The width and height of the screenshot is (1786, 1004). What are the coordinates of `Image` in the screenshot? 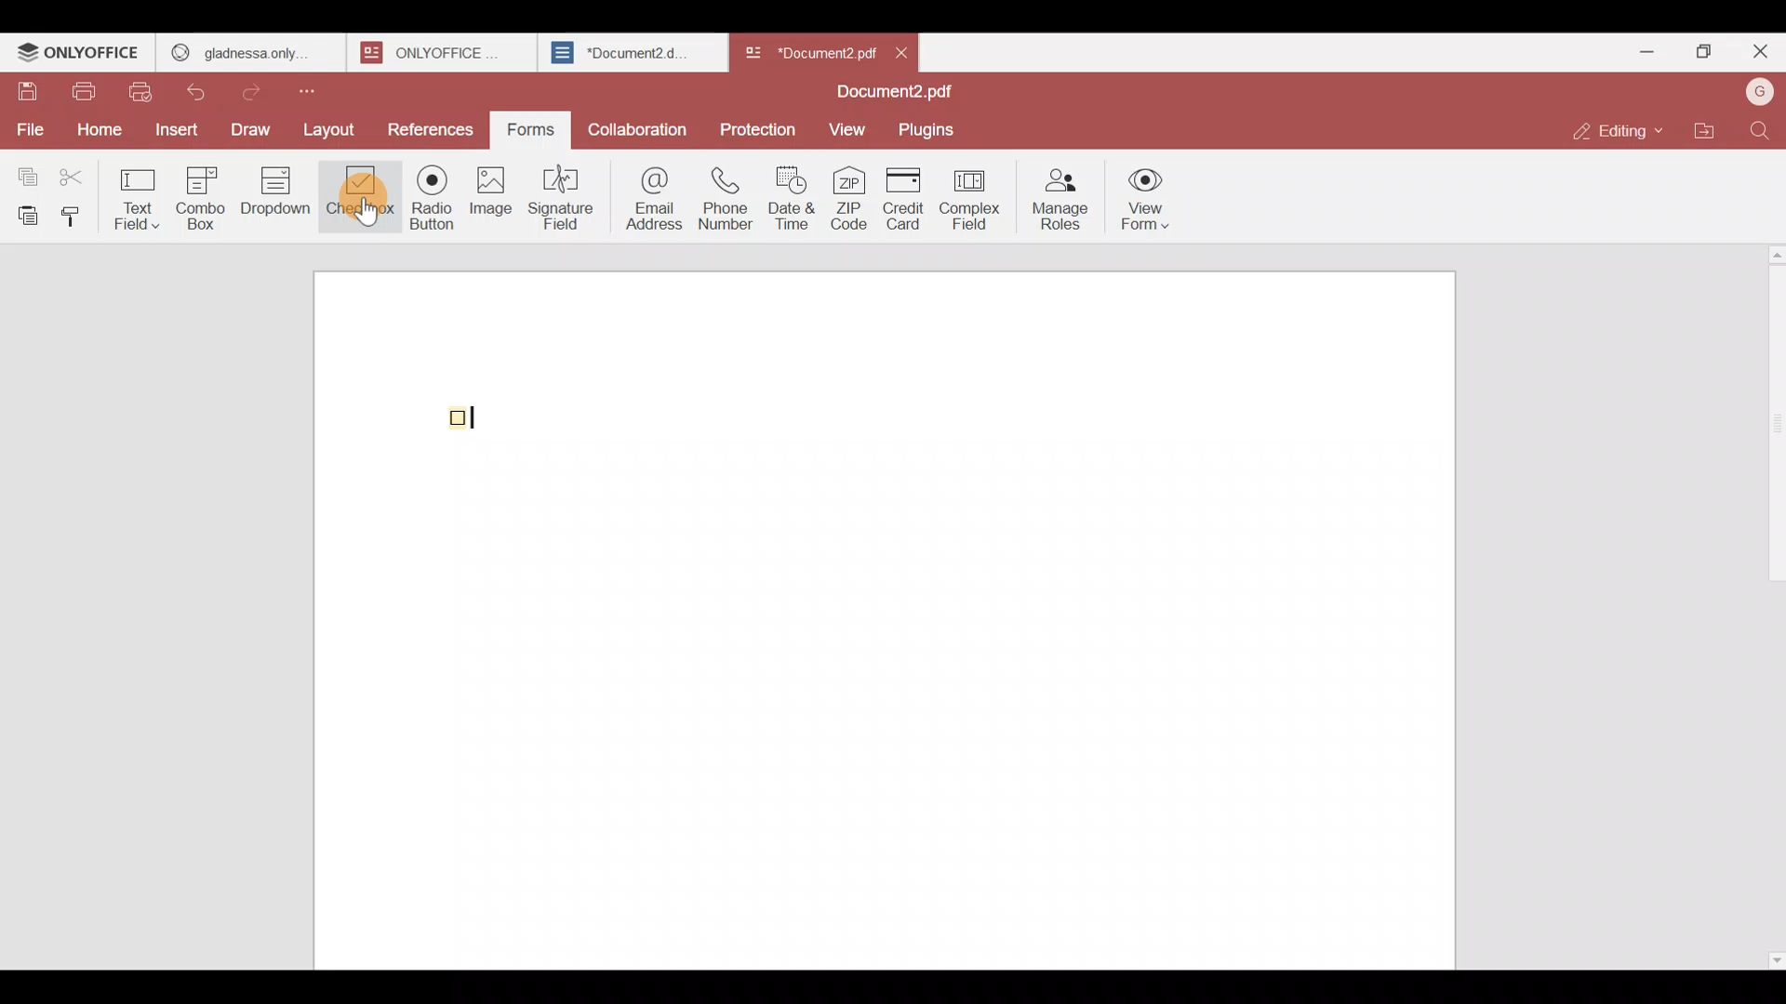 It's located at (493, 205).